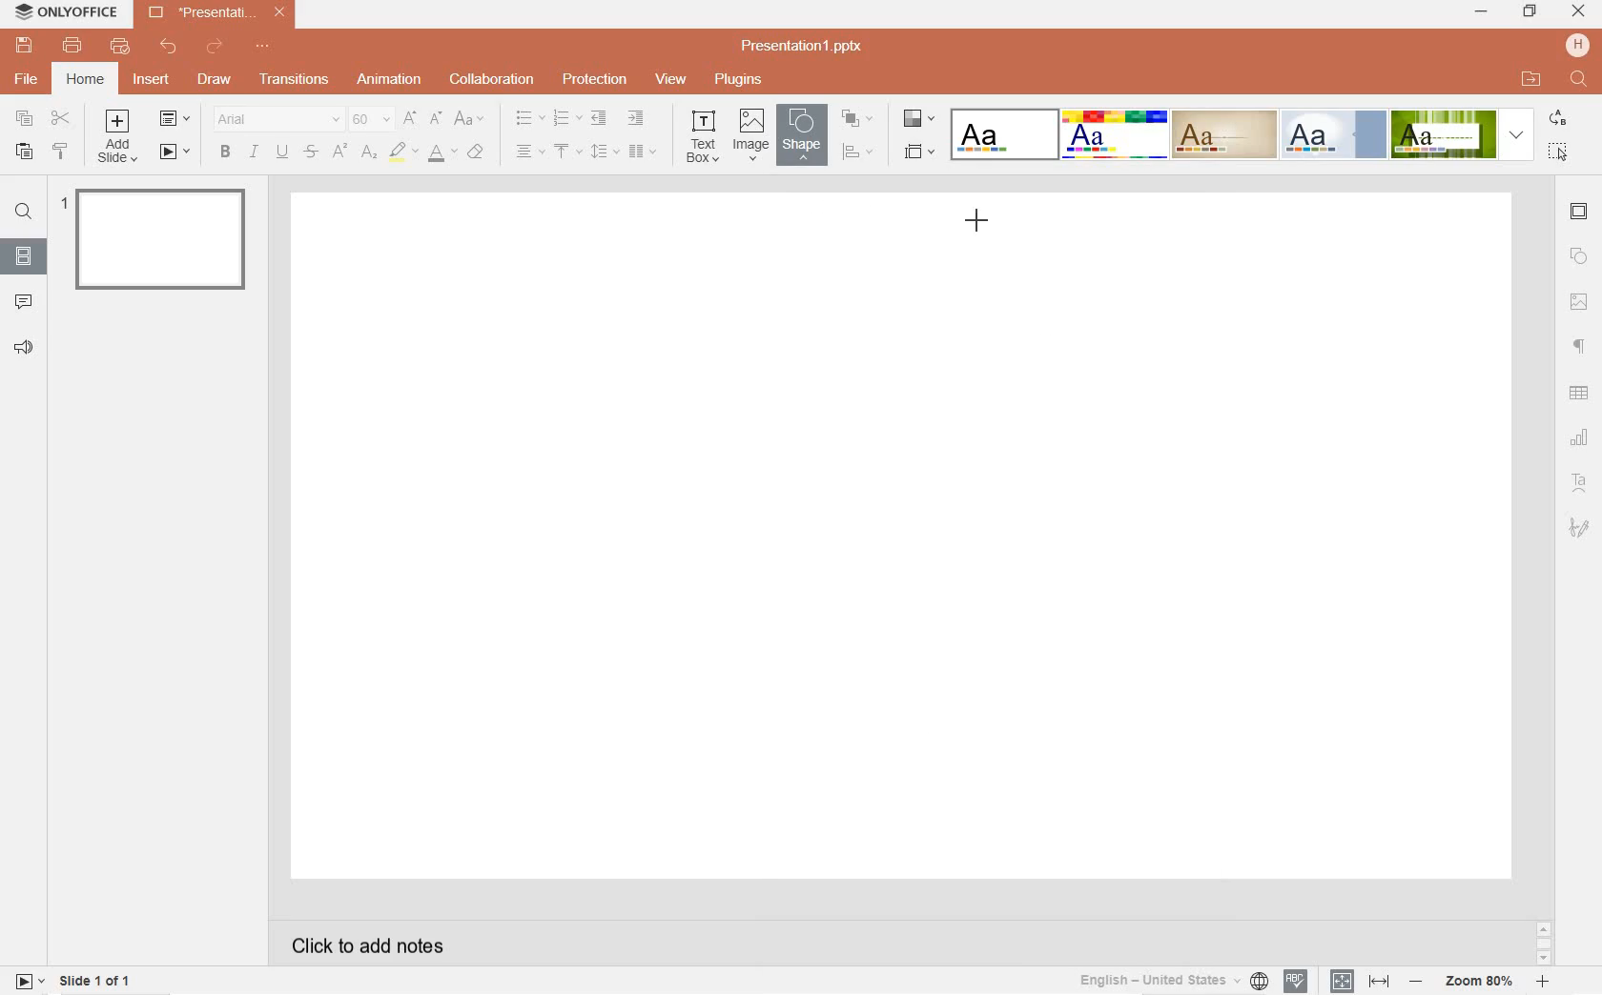 The height and width of the screenshot is (995, 1602). Describe the element at coordinates (339, 152) in the screenshot. I see `superscript` at that location.